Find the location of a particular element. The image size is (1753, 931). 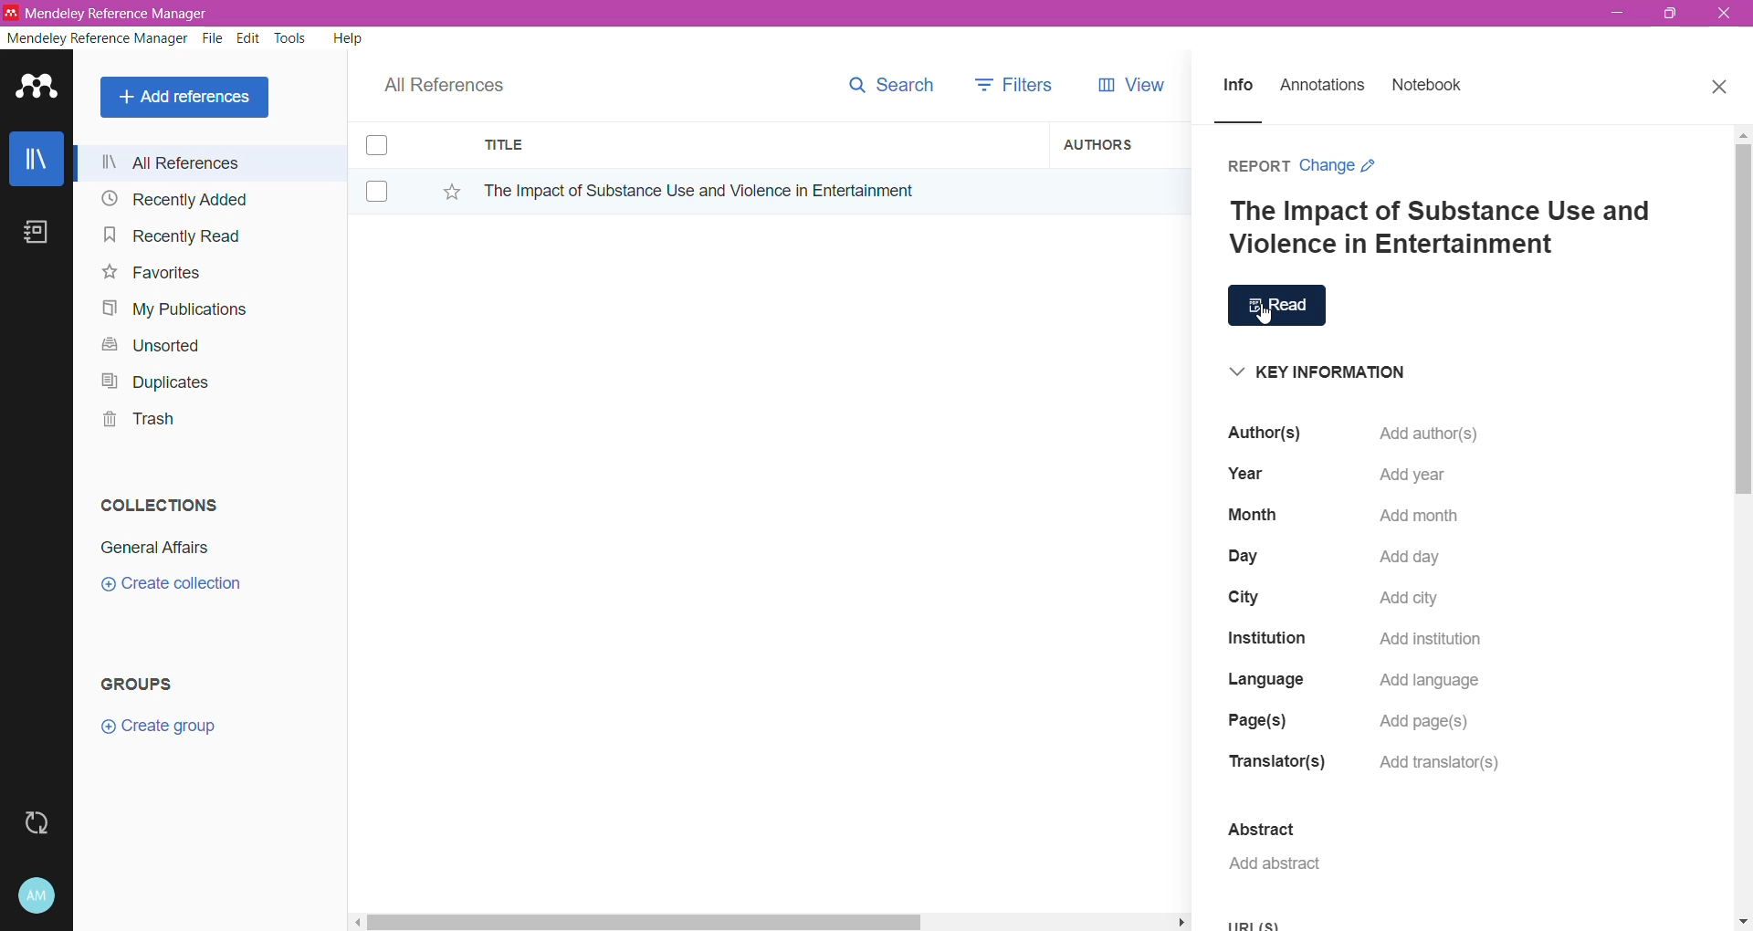

Last Sync is located at coordinates (44, 823).